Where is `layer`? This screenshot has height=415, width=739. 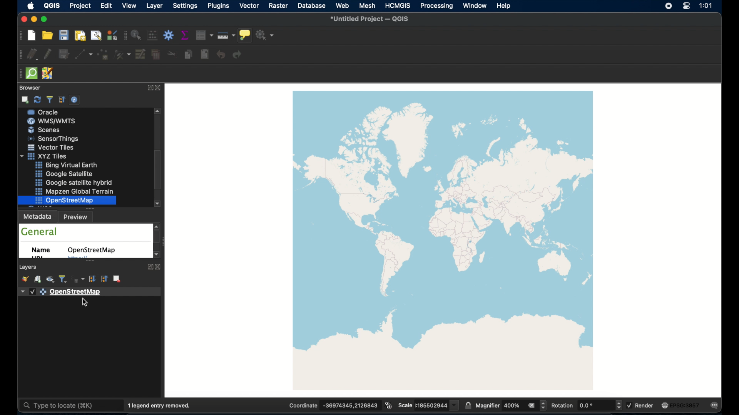 layer is located at coordinates (154, 6).